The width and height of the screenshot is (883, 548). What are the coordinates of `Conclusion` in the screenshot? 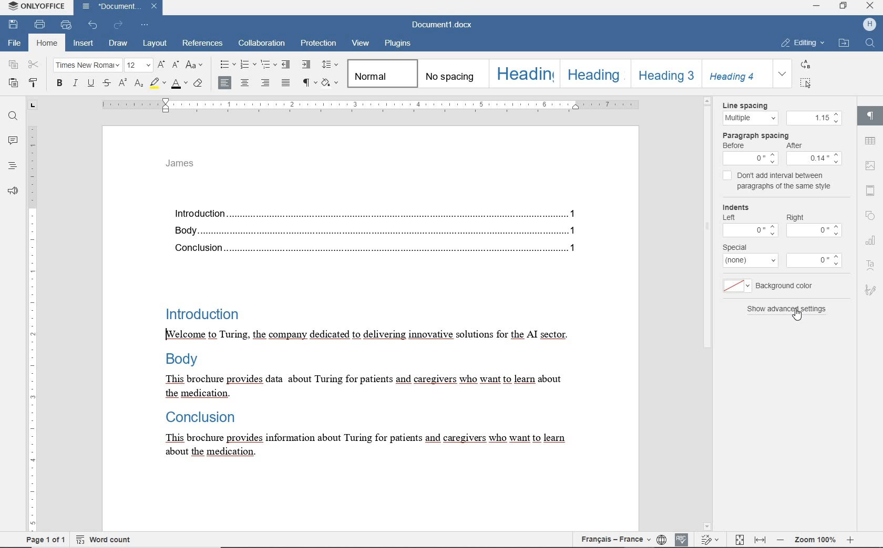 It's located at (382, 248).